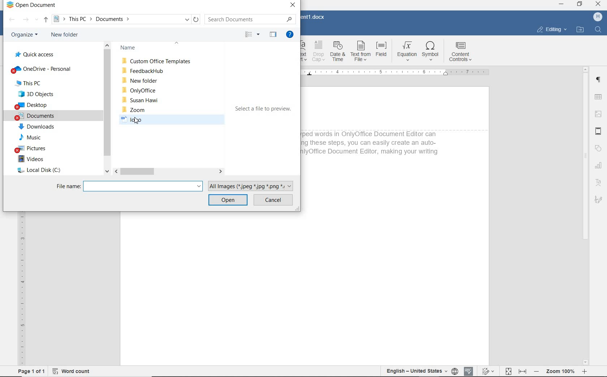 Image resolution: width=607 pixels, height=377 pixels. I want to click on SCROLLBAR, so click(586, 215).